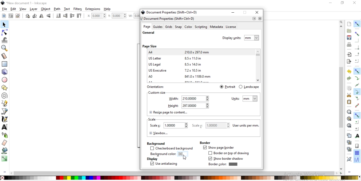 This screenshot has height=181, width=361. I want to click on tweak objects by sculpting or painting, so click(5, 40).